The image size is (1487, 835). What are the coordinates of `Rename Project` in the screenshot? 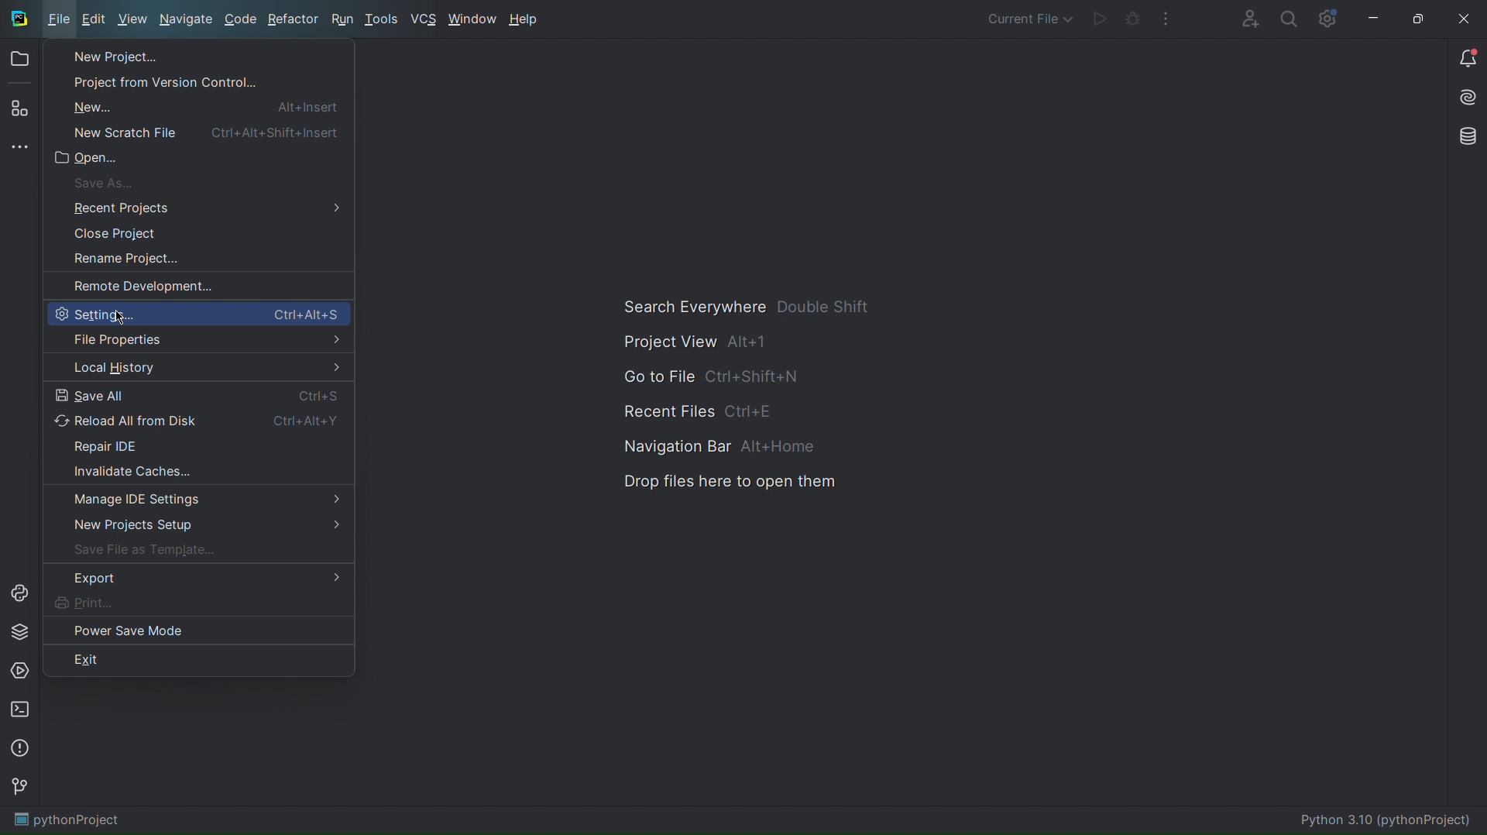 It's located at (125, 259).